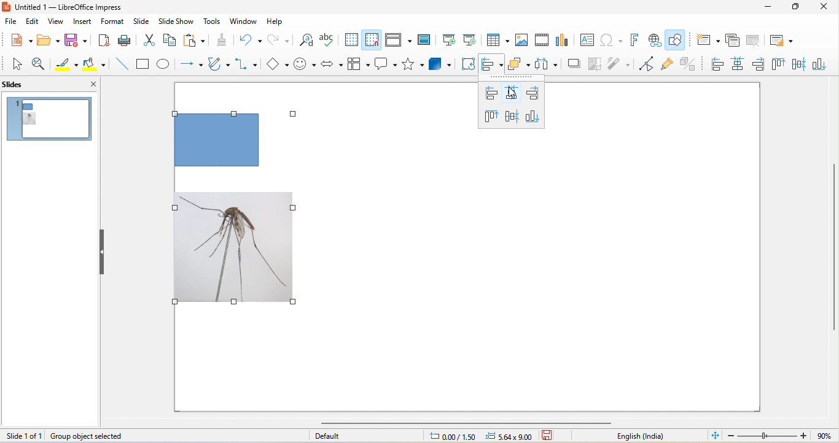  What do you see at coordinates (190, 66) in the screenshot?
I see `lines and arrow` at bounding box center [190, 66].